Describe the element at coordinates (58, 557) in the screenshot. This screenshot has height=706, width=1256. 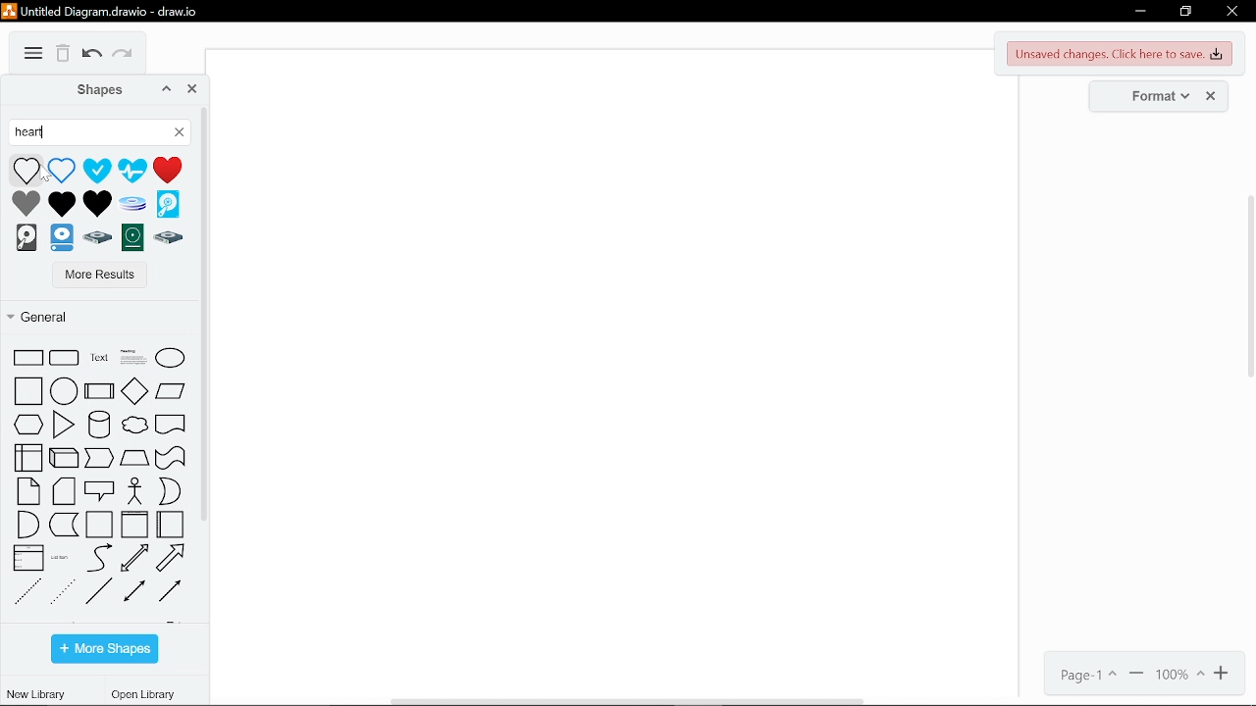
I see `list item` at that location.